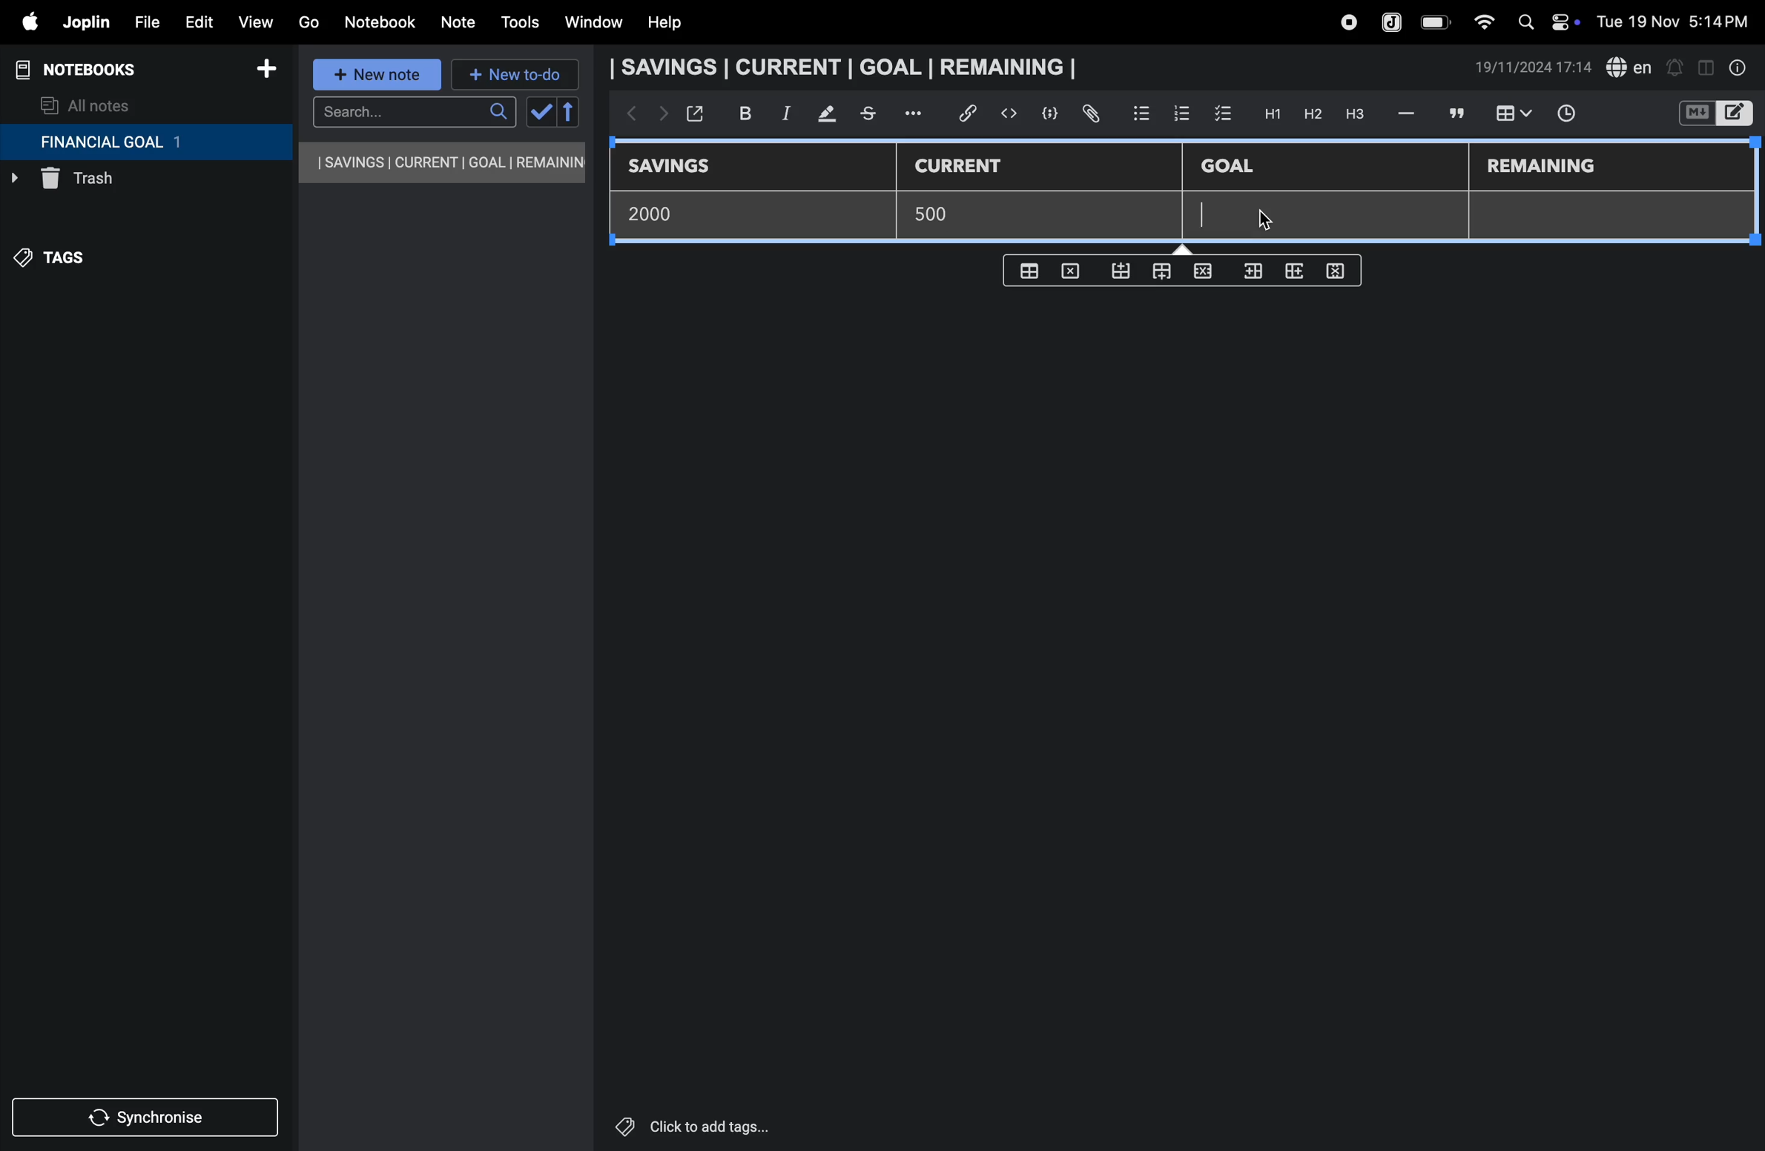 This screenshot has height=1151, width=1765. What do you see at coordinates (515, 76) in the screenshot?
I see `new to-do` at bounding box center [515, 76].